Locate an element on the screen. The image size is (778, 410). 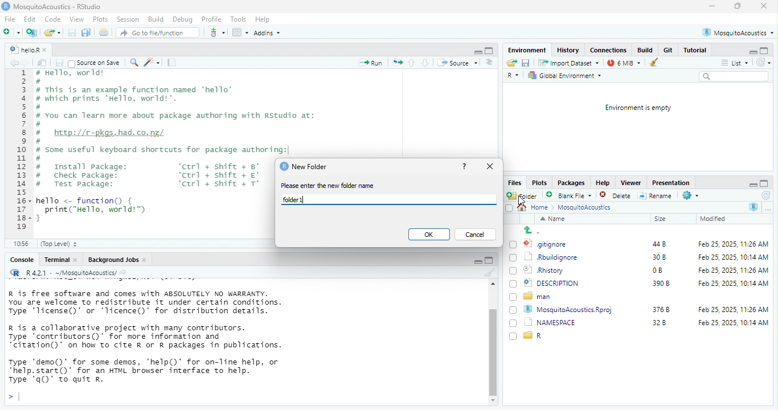
typing cursor is located at coordinates (308, 201).